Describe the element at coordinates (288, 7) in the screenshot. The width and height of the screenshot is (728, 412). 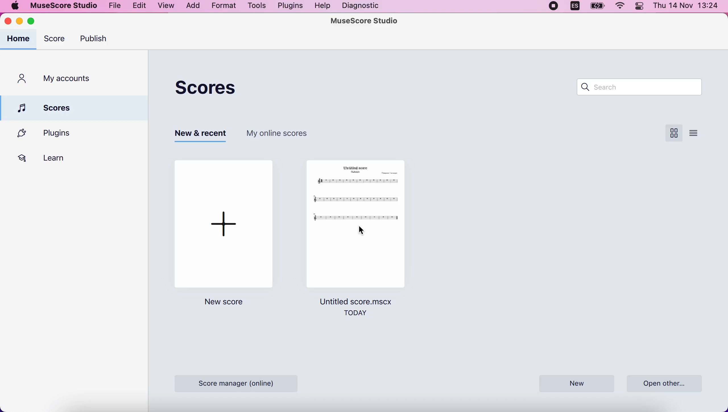
I see `plugins` at that location.